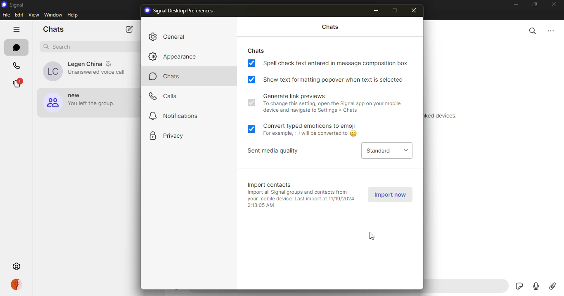  Describe the element at coordinates (130, 28) in the screenshot. I see `new chat` at that location.